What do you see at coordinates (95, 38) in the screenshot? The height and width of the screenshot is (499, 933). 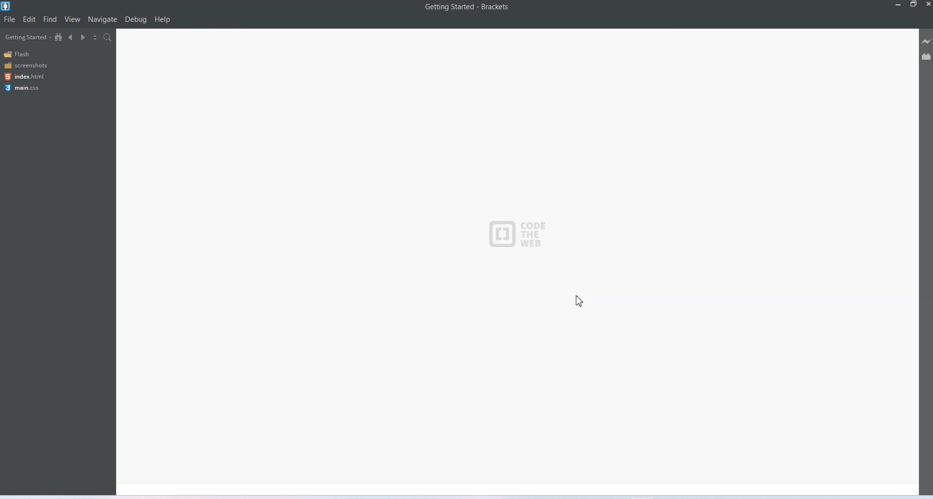 I see `Split the editor vertically and horizontally` at bounding box center [95, 38].